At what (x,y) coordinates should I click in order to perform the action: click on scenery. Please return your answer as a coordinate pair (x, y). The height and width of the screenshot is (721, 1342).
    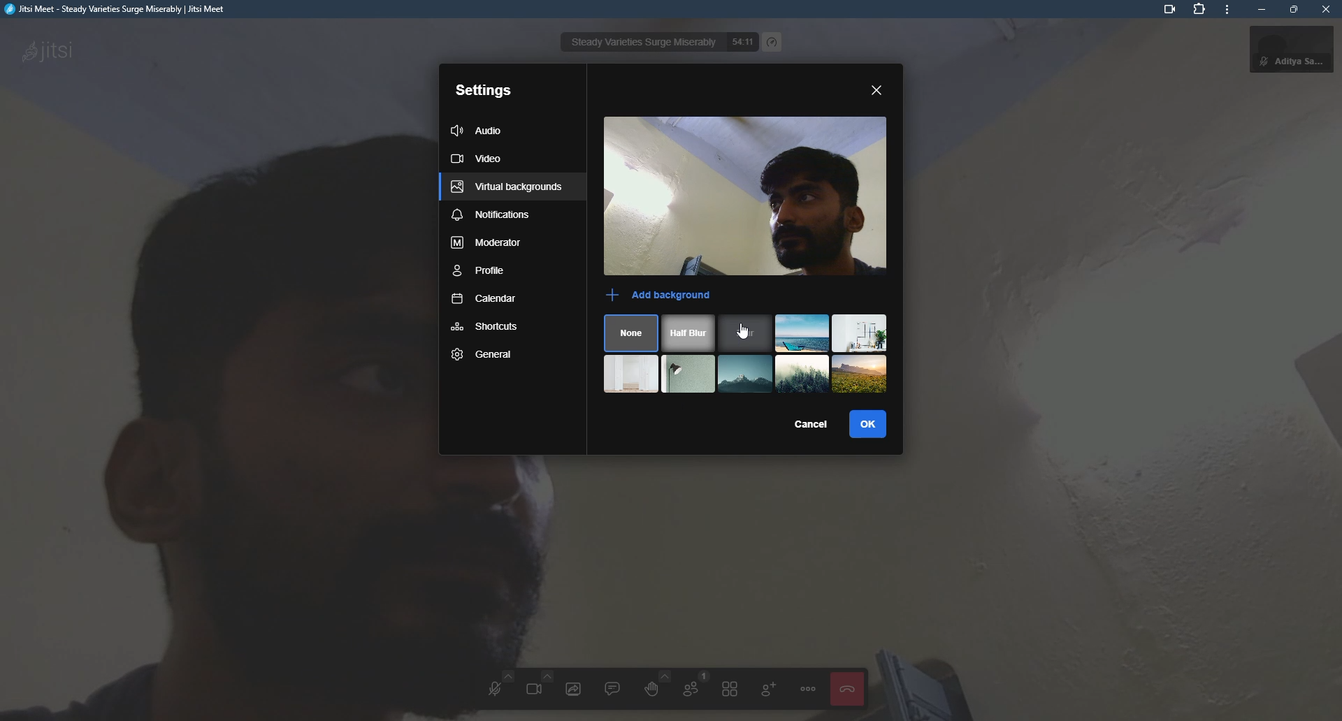
    Looking at the image, I should click on (633, 373).